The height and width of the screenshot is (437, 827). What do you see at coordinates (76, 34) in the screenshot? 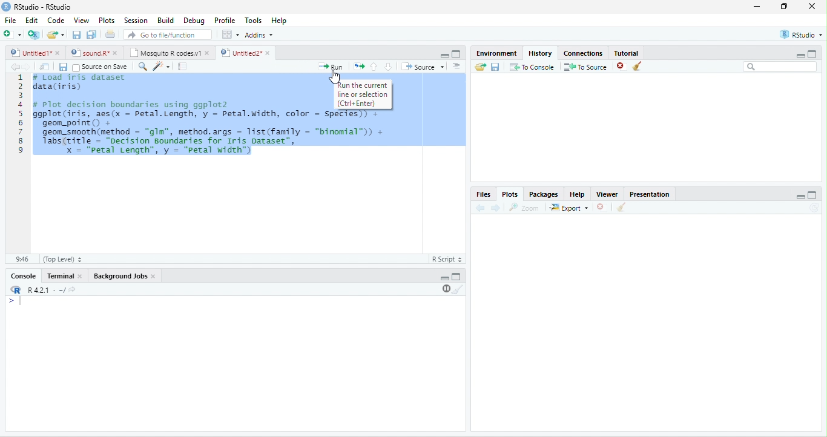
I see `save` at bounding box center [76, 34].